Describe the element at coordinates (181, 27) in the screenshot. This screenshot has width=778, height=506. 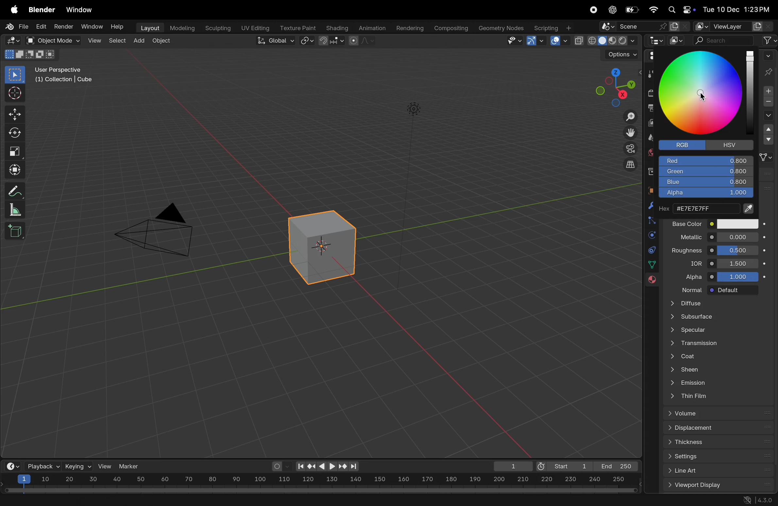
I see `modelling` at that location.